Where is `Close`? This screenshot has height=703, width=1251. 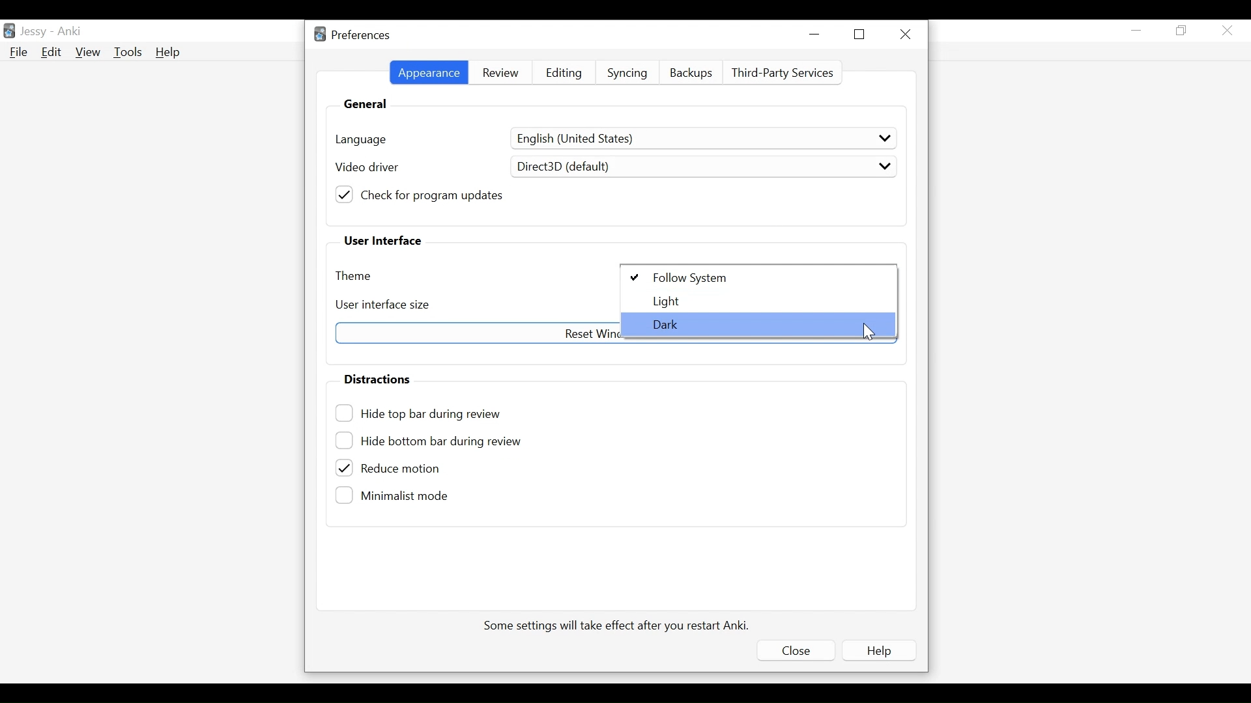
Close is located at coordinates (908, 35).